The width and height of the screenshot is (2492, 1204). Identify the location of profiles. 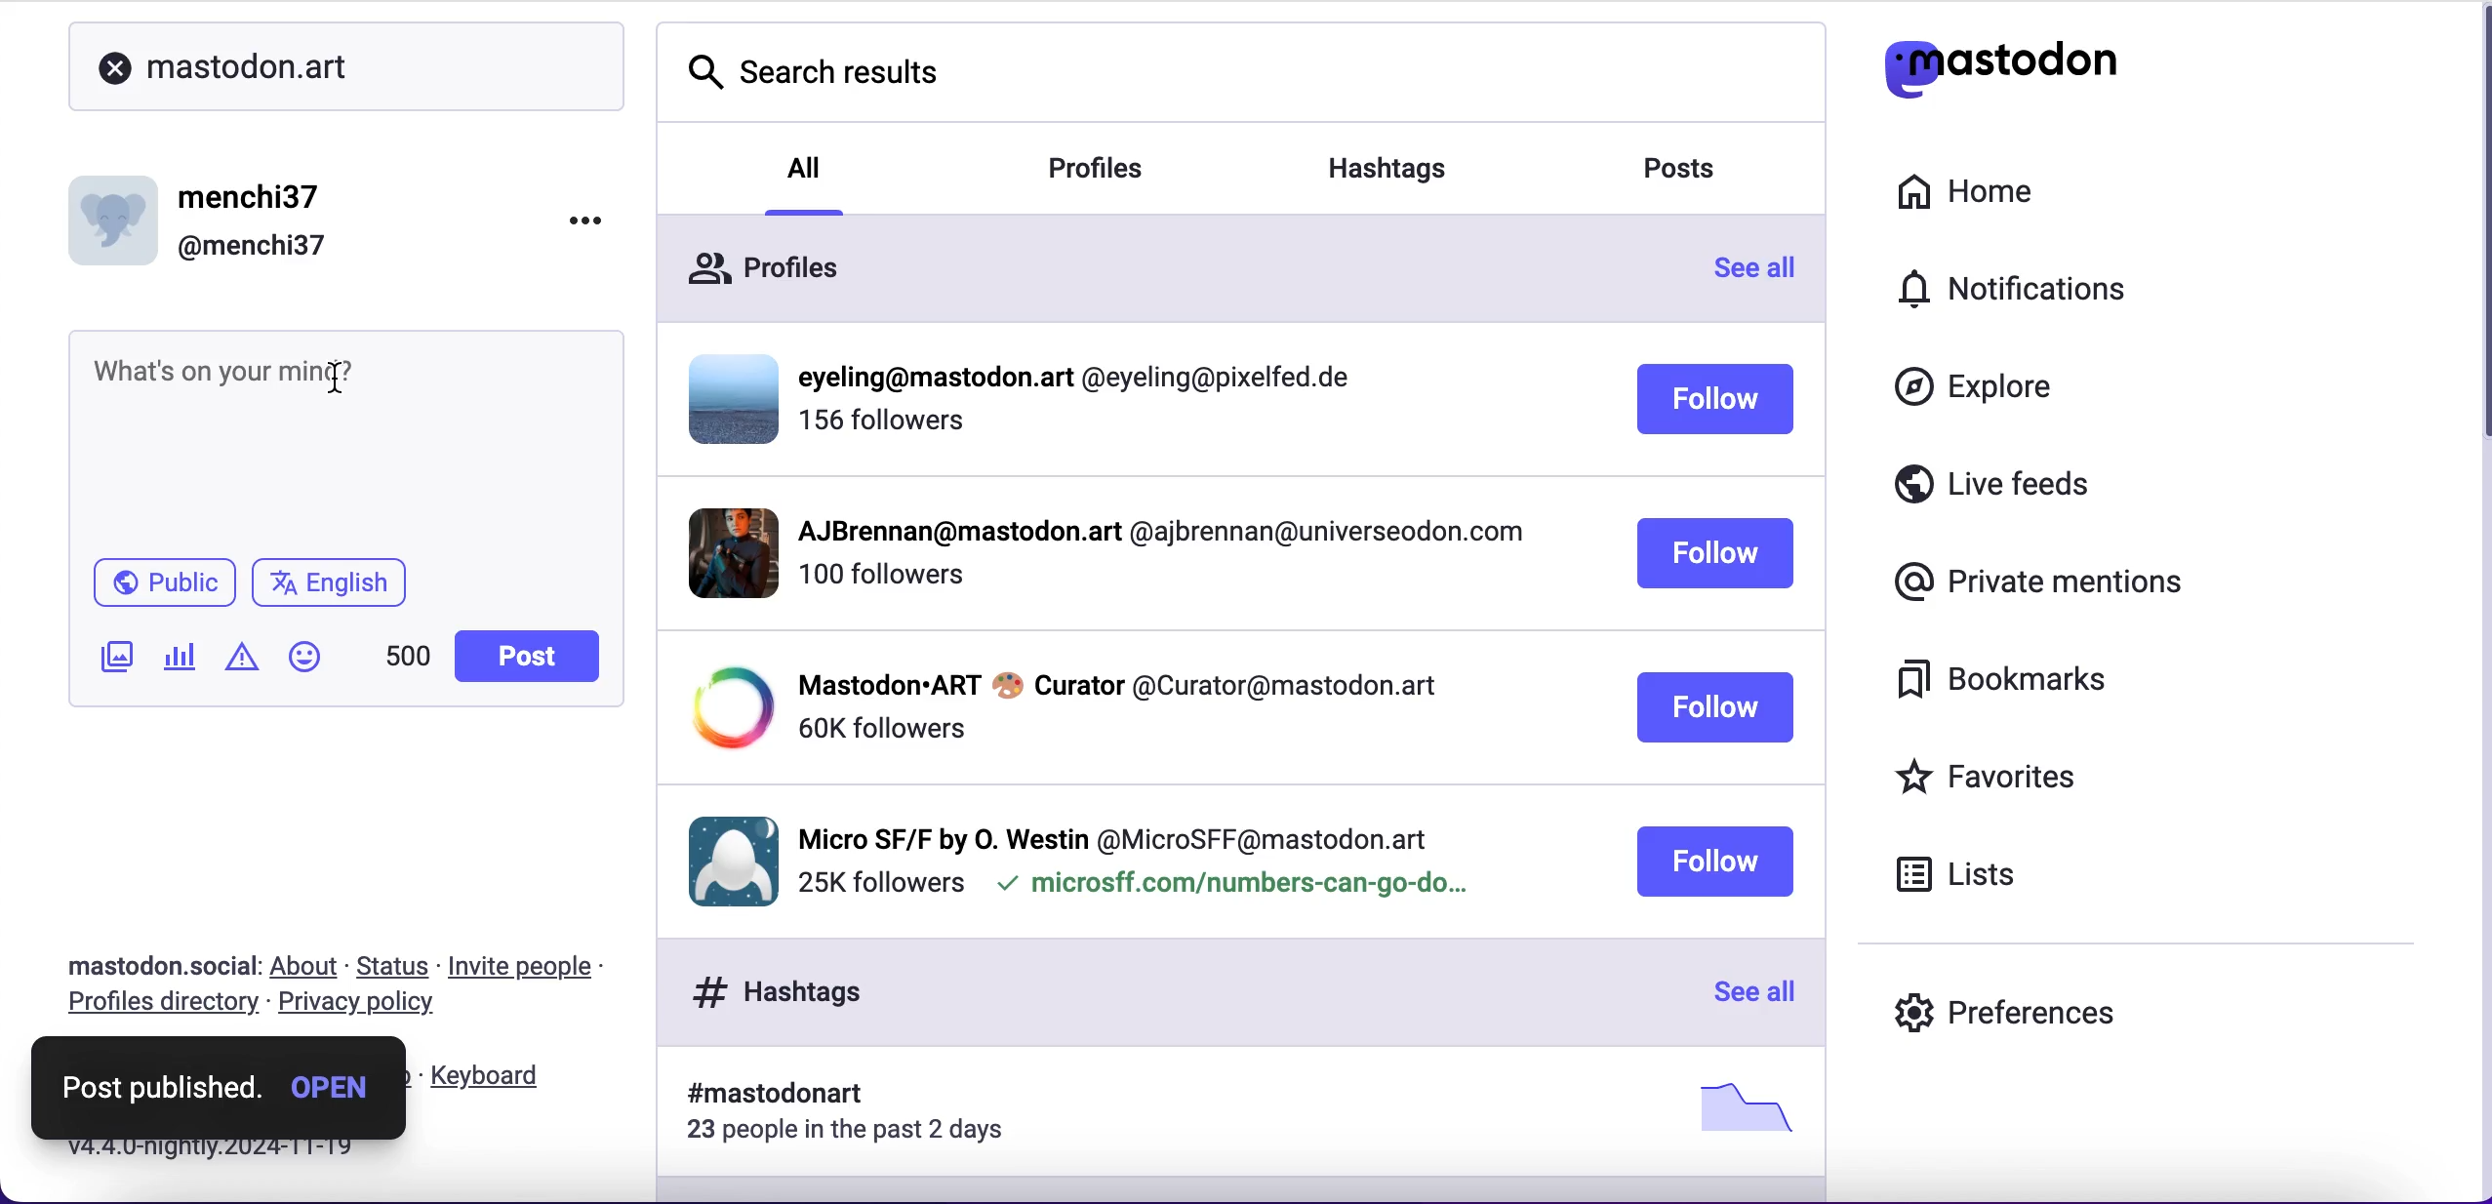
(1105, 166).